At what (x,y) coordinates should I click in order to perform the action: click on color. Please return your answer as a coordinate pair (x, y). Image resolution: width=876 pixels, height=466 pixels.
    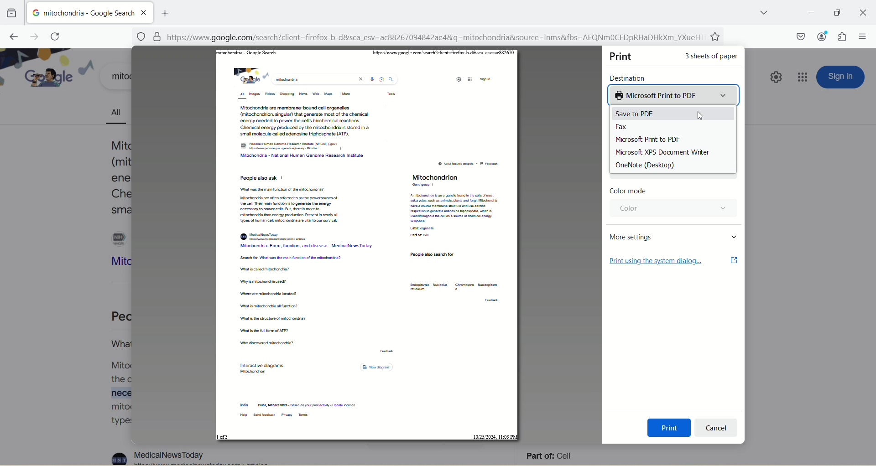
    Looking at the image, I should click on (672, 208).